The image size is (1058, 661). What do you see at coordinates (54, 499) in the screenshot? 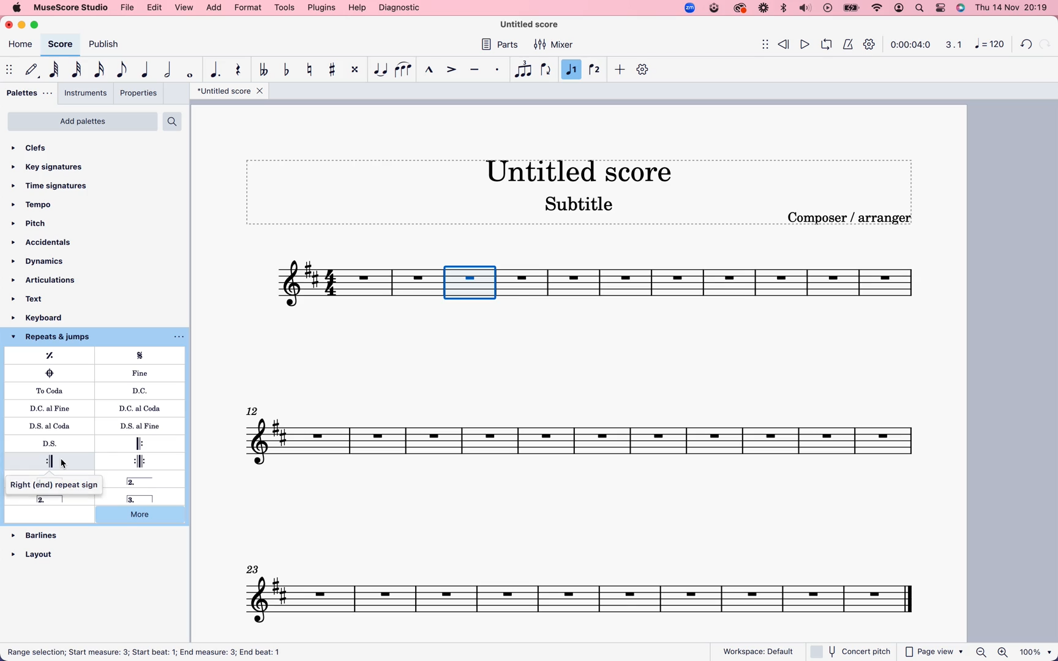
I see `seconda volta` at bounding box center [54, 499].